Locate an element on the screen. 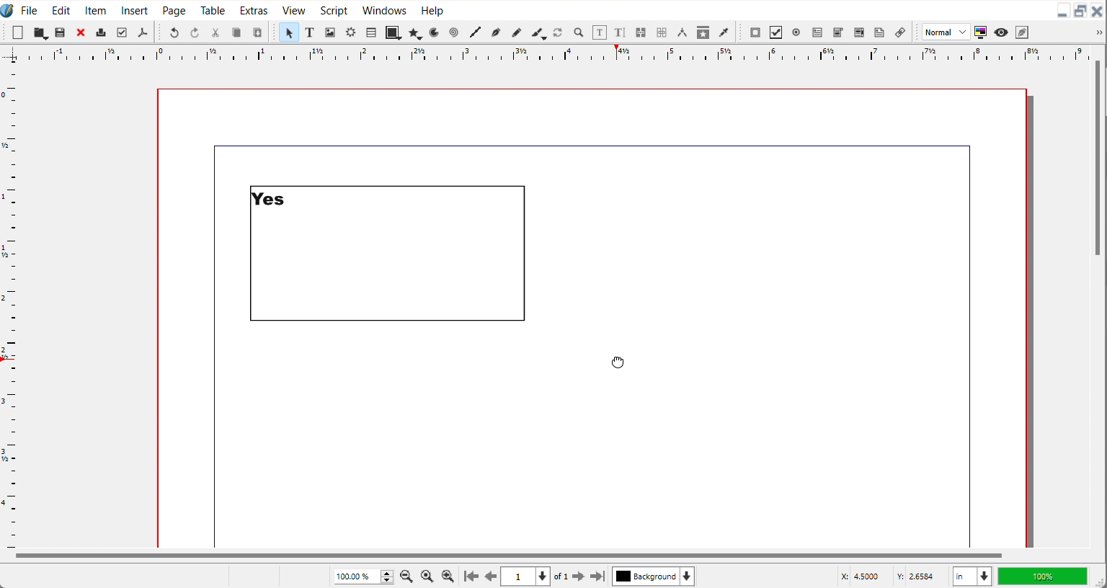 The height and width of the screenshot is (588, 1107). Cursor is located at coordinates (618, 362).